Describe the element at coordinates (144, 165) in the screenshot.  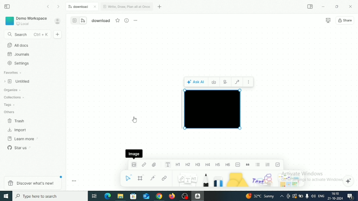
I see `Link` at that location.